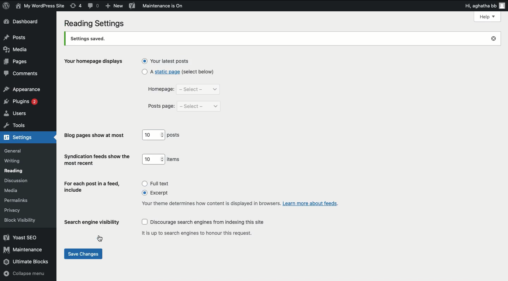 This screenshot has width=508, height=281. Describe the element at coordinates (199, 106) in the screenshot. I see `select` at that location.